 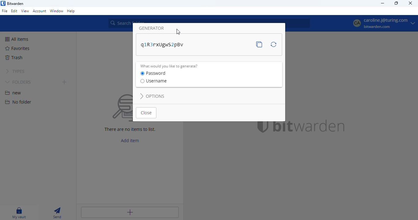 What do you see at coordinates (383, 23) in the screenshot?
I see `profile` at bounding box center [383, 23].